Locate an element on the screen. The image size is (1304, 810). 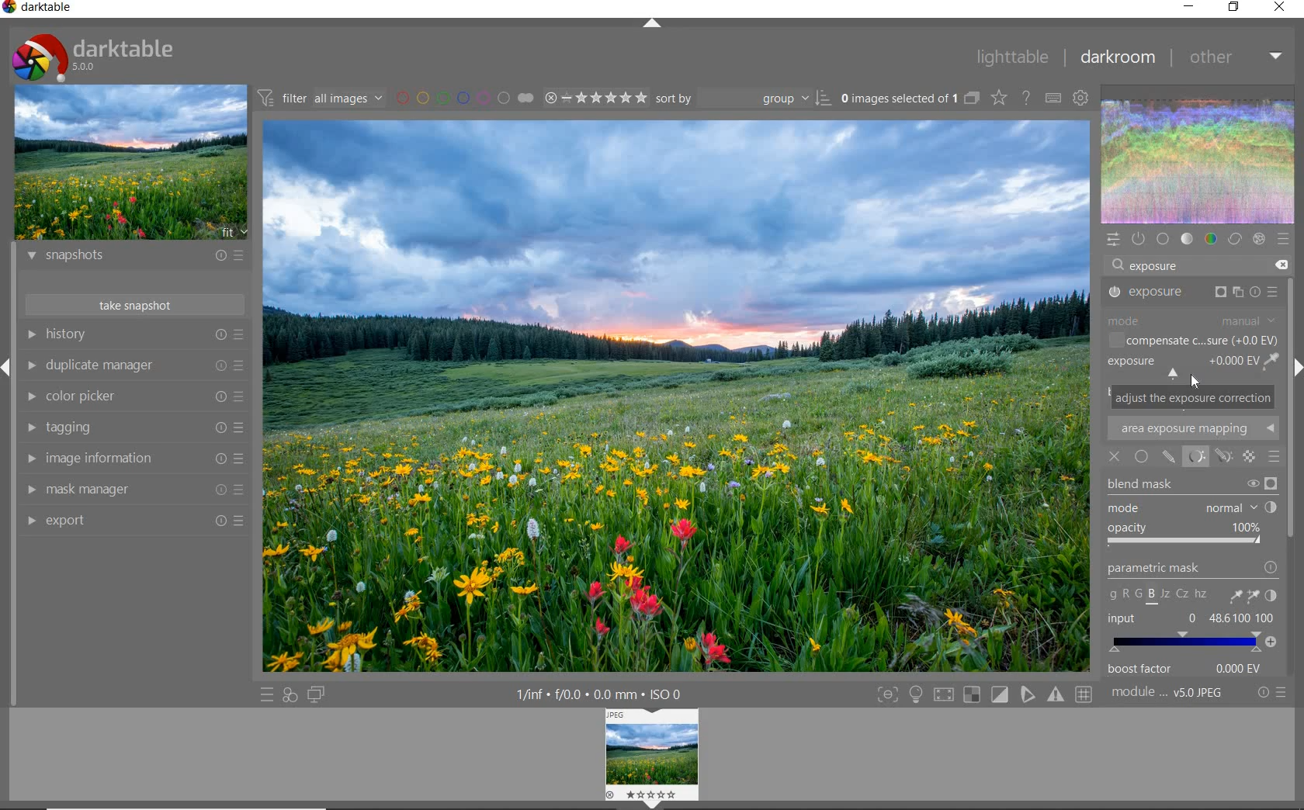
tagging is located at coordinates (132, 427).